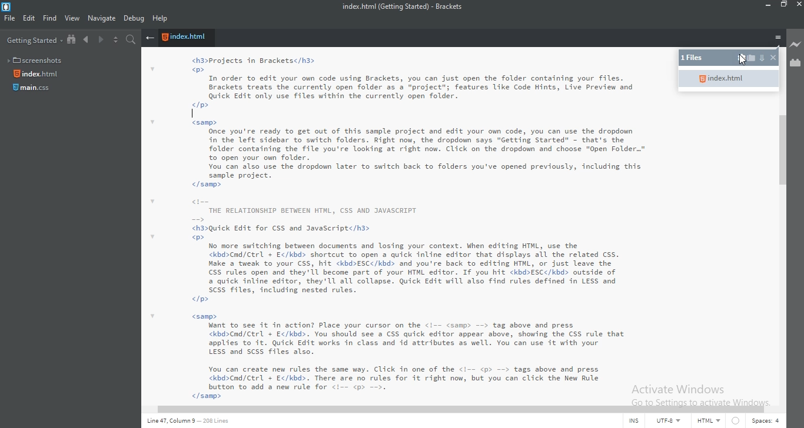 The image size is (804, 428). What do you see at coordinates (37, 59) in the screenshot?
I see `Screenshots` at bounding box center [37, 59].